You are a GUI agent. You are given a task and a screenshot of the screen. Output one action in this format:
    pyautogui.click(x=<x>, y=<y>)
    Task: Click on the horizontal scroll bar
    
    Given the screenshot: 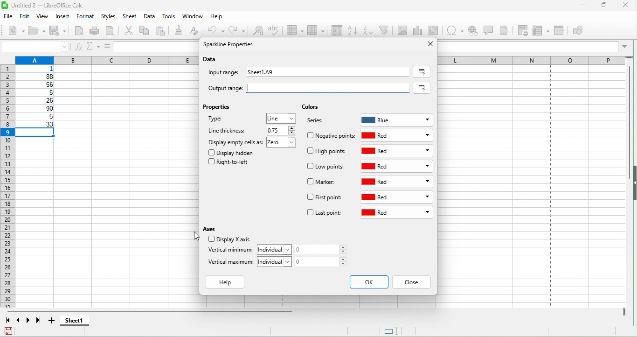 What is the action you would take?
    pyautogui.click(x=152, y=313)
    